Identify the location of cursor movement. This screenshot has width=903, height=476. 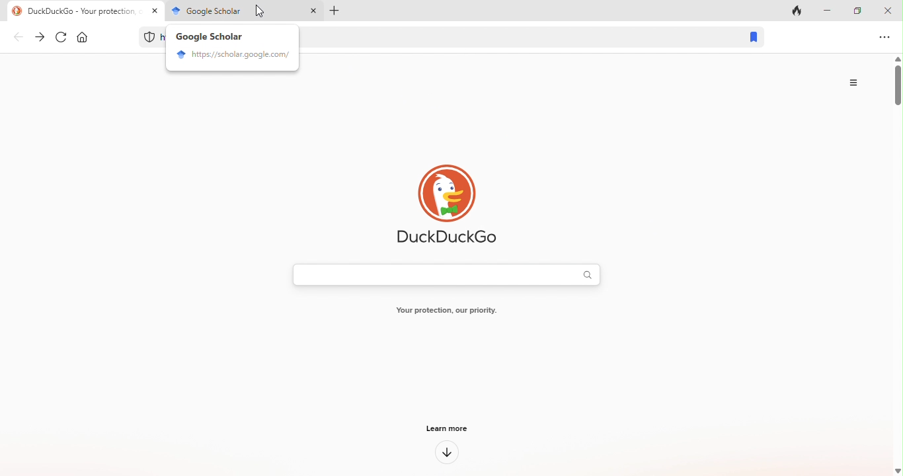
(258, 11).